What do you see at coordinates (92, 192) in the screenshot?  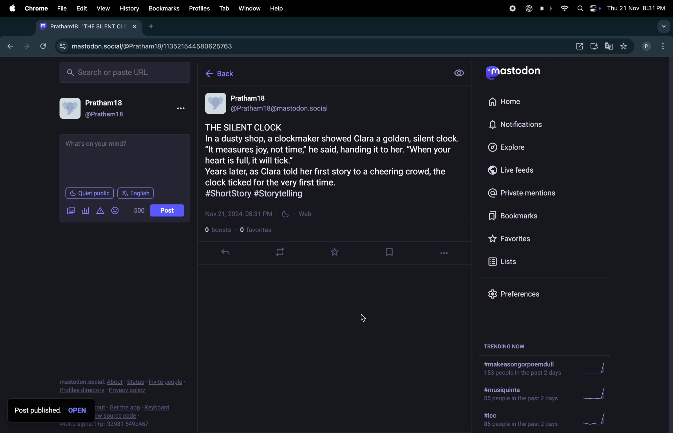 I see `quiet place` at bounding box center [92, 192].